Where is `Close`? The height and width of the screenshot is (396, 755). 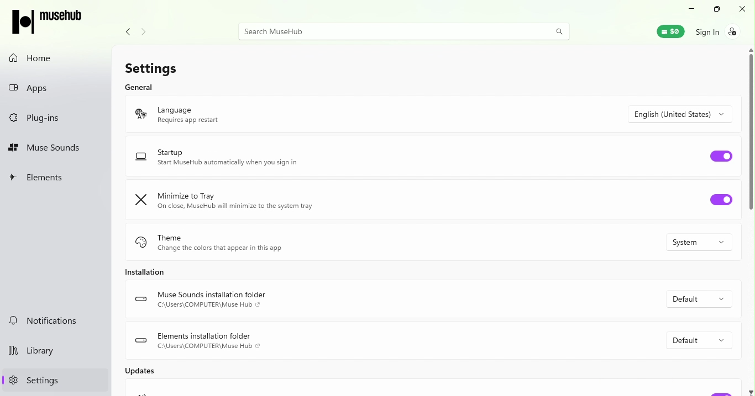 Close is located at coordinates (744, 8).